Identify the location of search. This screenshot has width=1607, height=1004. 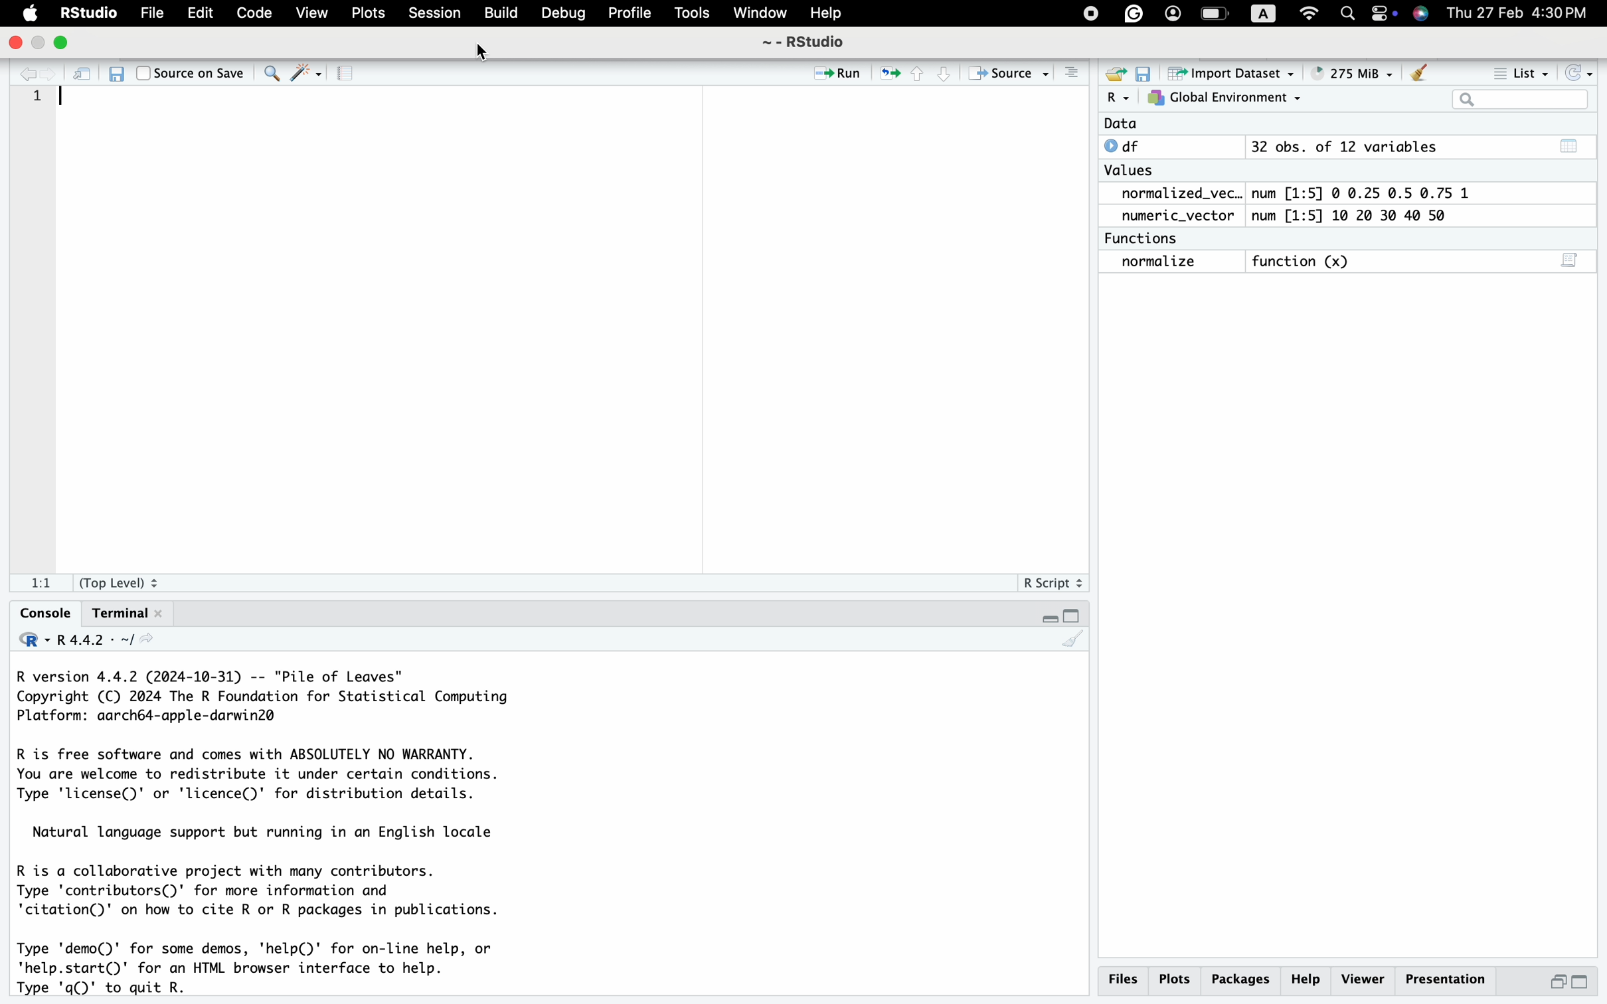
(1347, 15).